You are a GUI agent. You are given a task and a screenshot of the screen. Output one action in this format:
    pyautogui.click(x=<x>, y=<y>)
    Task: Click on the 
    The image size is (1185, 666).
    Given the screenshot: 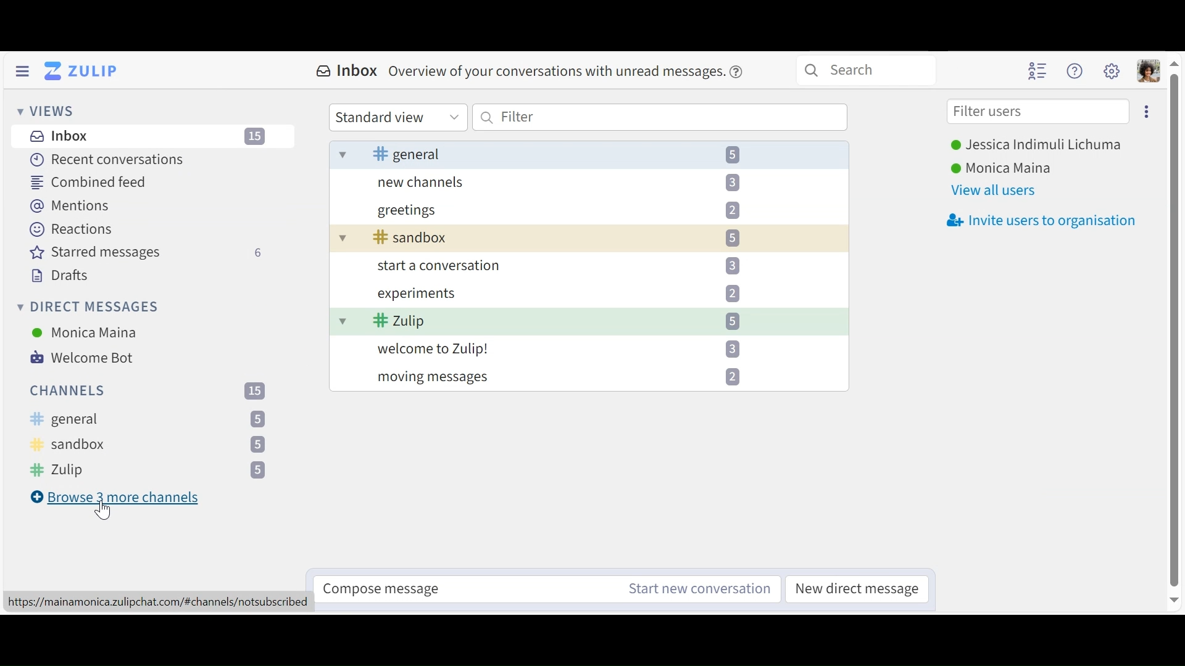 What is the action you would take?
    pyautogui.click(x=148, y=471)
    